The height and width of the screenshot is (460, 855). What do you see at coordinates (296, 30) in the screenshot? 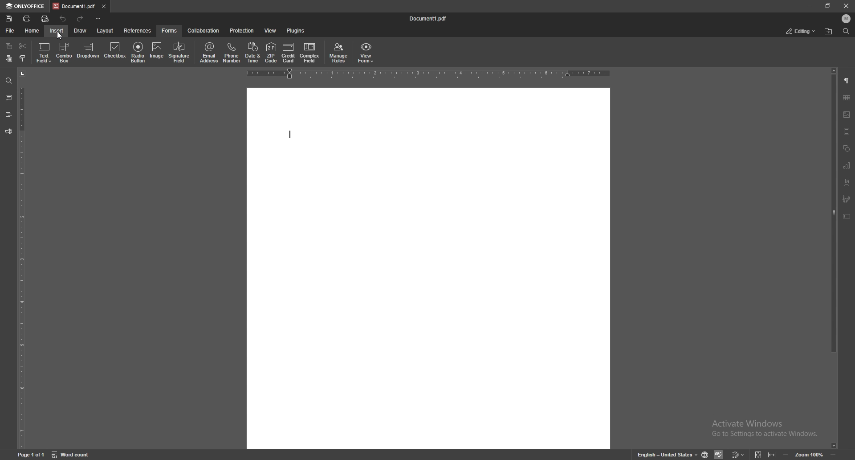
I see `plugins` at bounding box center [296, 30].